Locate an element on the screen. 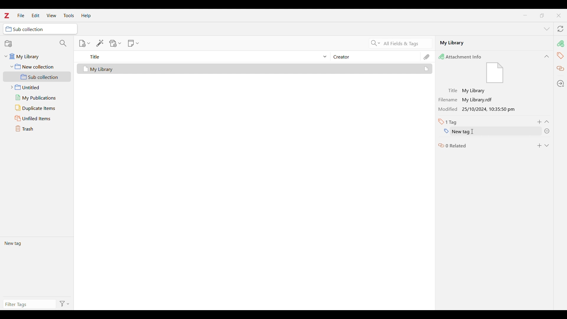  Collapse is located at coordinates (547, 122).